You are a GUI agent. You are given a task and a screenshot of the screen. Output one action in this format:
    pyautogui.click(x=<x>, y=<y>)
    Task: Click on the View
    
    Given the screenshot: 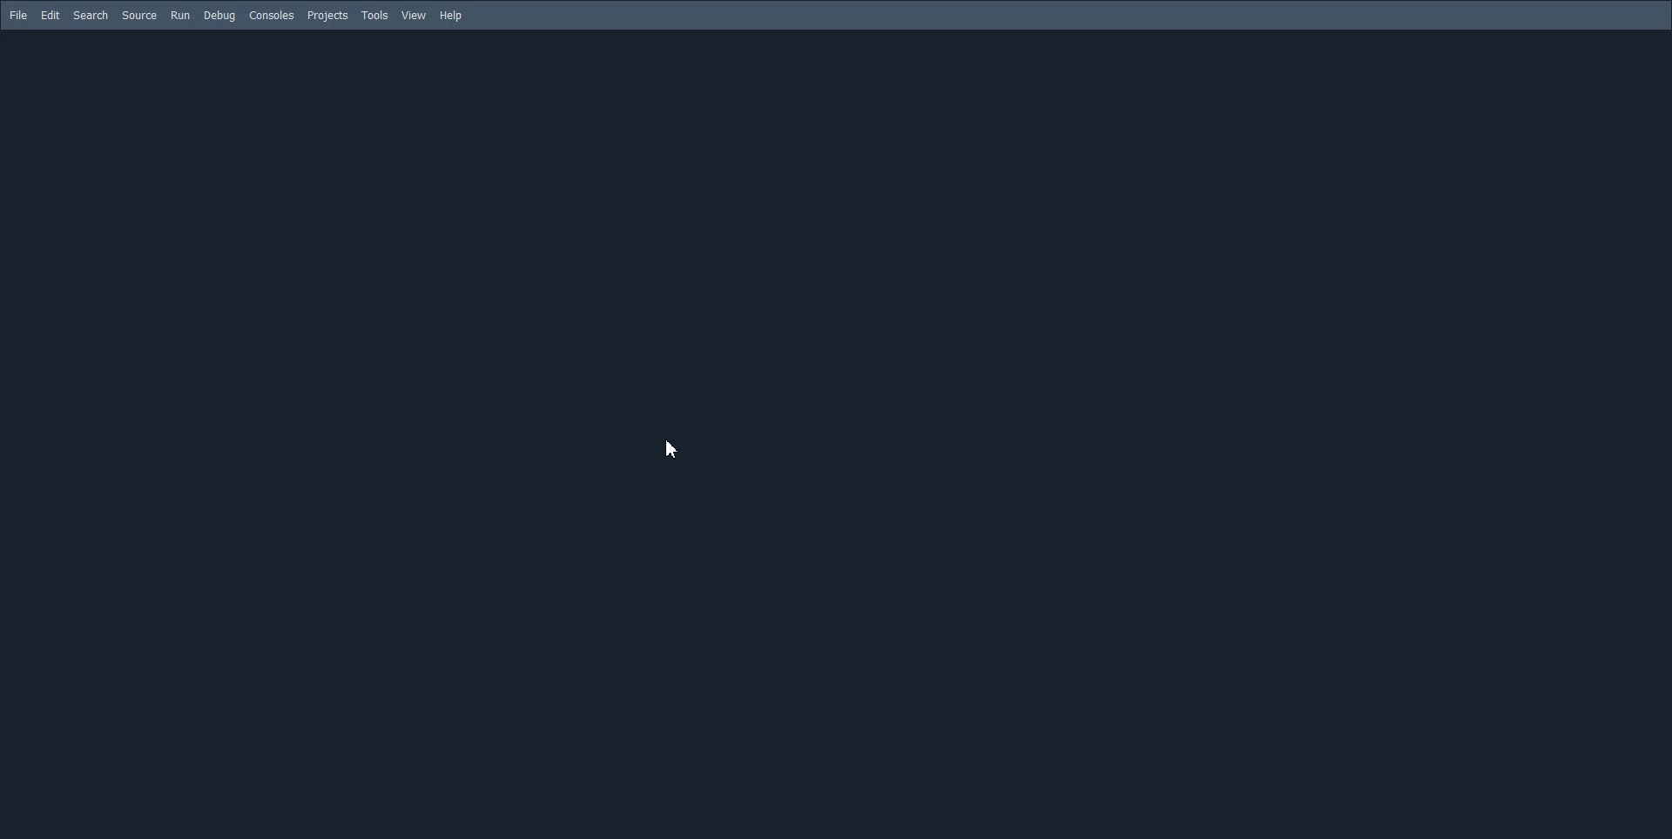 What is the action you would take?
    pyautogui.click(x=415, y=17)
    